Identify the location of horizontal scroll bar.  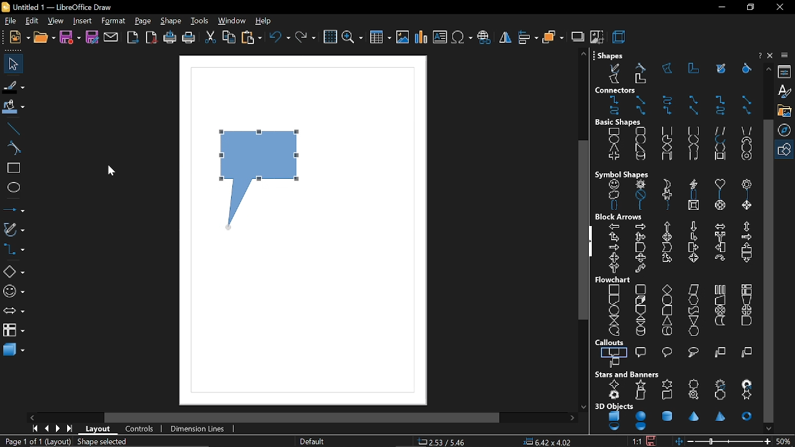
(302, 417).